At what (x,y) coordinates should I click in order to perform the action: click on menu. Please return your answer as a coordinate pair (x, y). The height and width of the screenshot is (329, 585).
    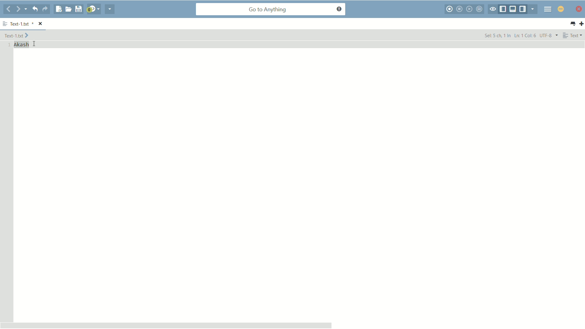
    Looking at the image, I should click on (548, 9).